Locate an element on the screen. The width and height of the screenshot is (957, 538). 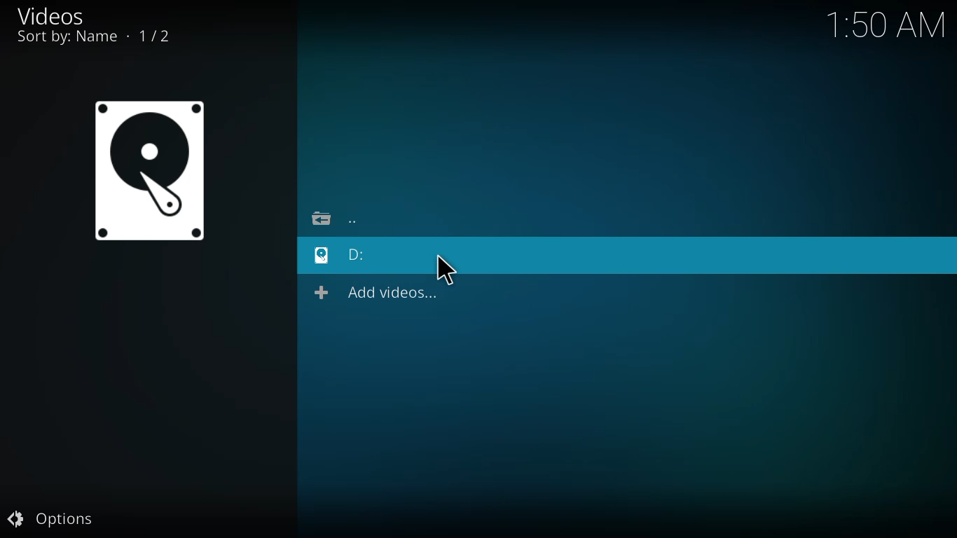
videos is located at coordinates (50, 15).